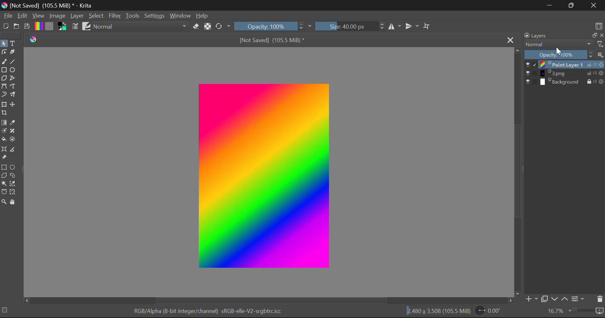 The width and height of the screenshot is (605, 318). Describe the element at coordinates (531, 74) in the screenshot. I see `show or hide layer` at that location.